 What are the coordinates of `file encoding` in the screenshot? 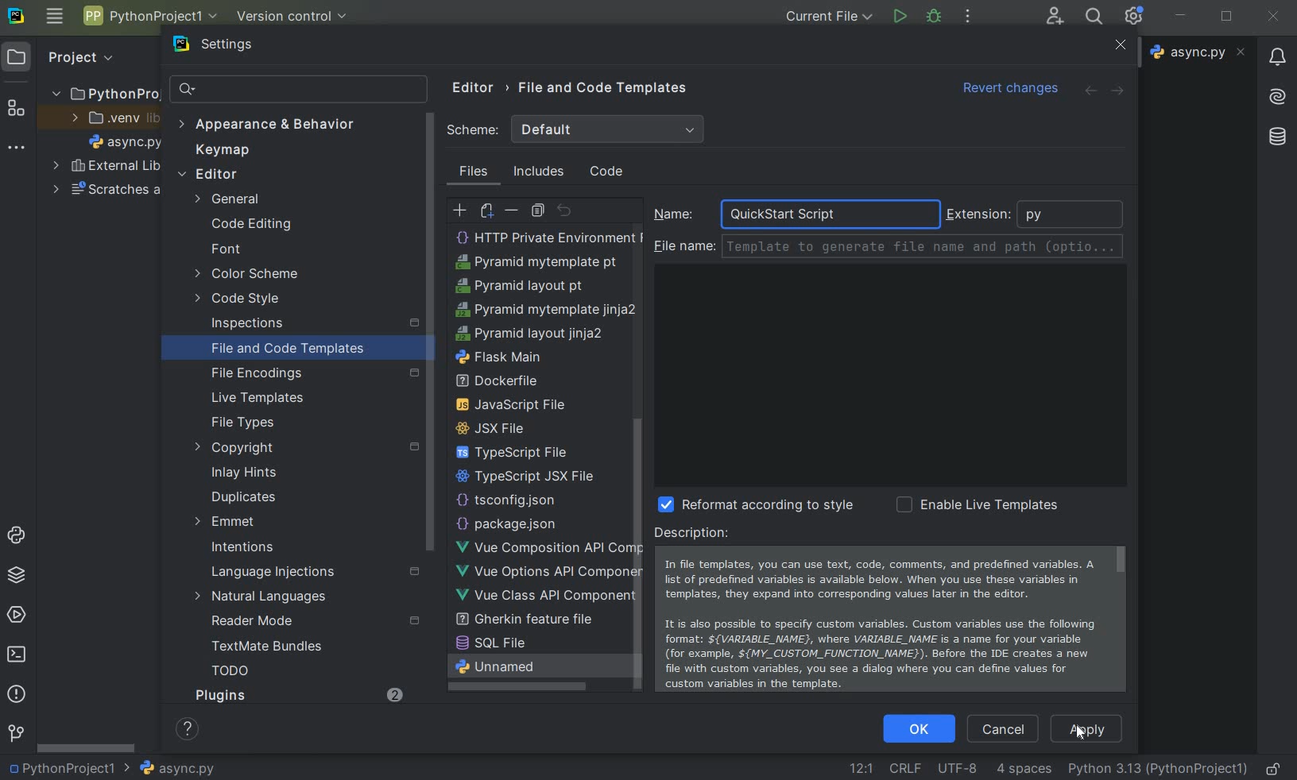 It's located at (311, 375).